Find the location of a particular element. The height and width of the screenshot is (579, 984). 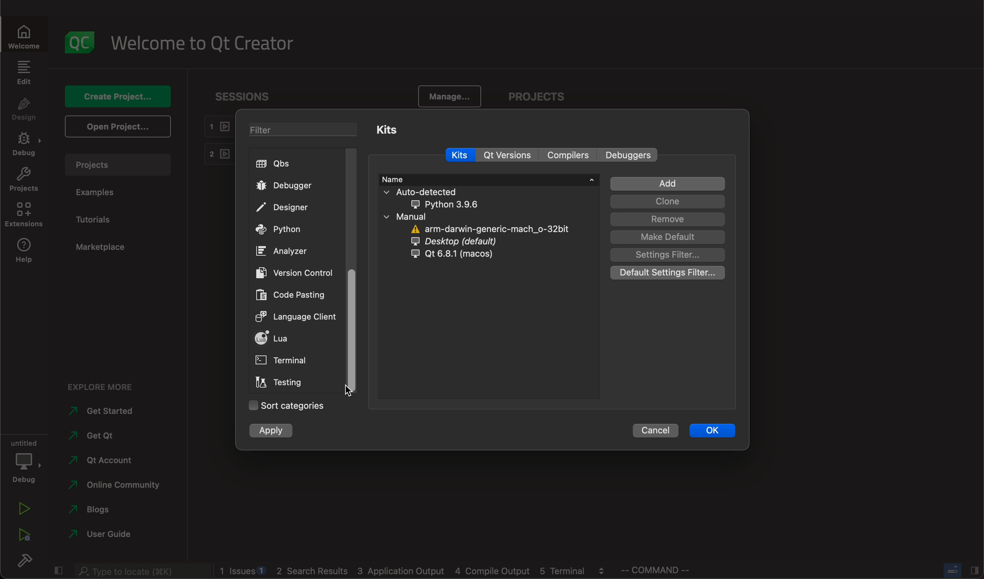

examples is located at coordinates (103, 193).